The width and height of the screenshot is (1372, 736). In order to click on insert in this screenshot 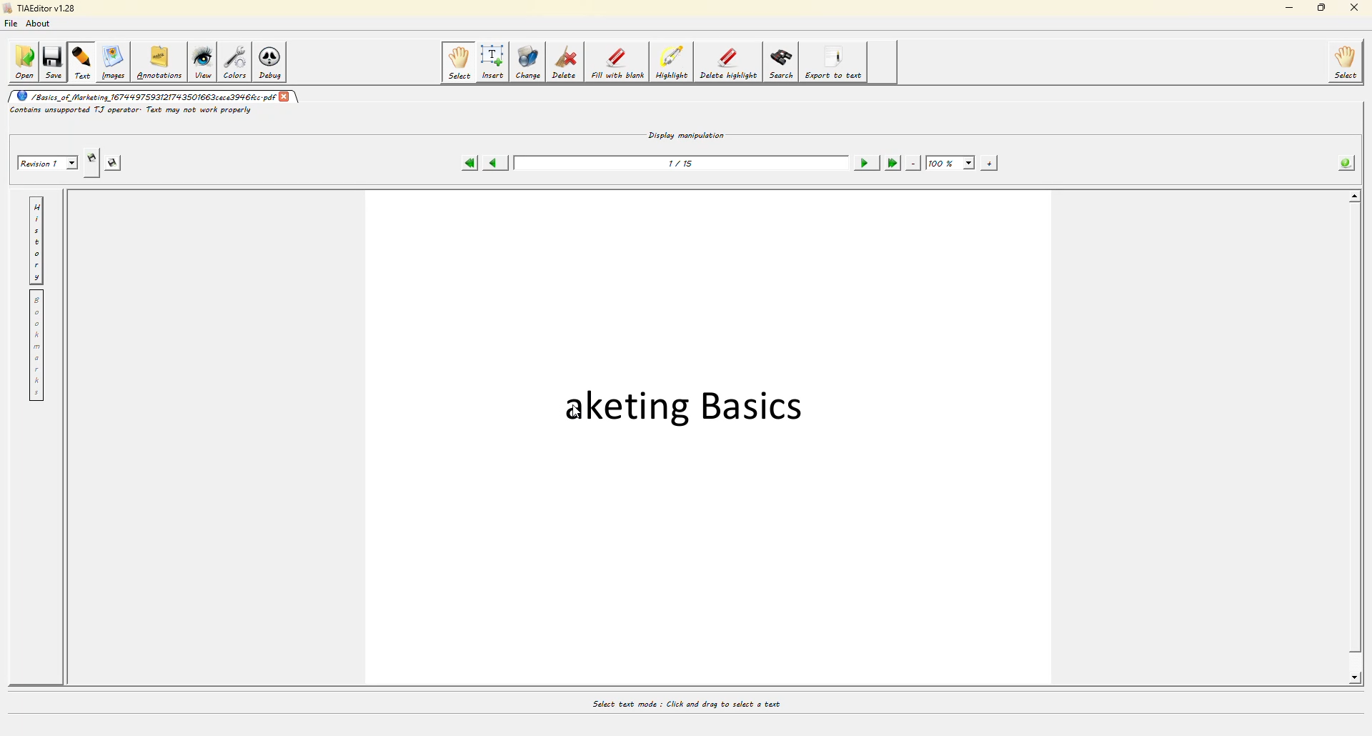, I will do `click(492, 62)`.